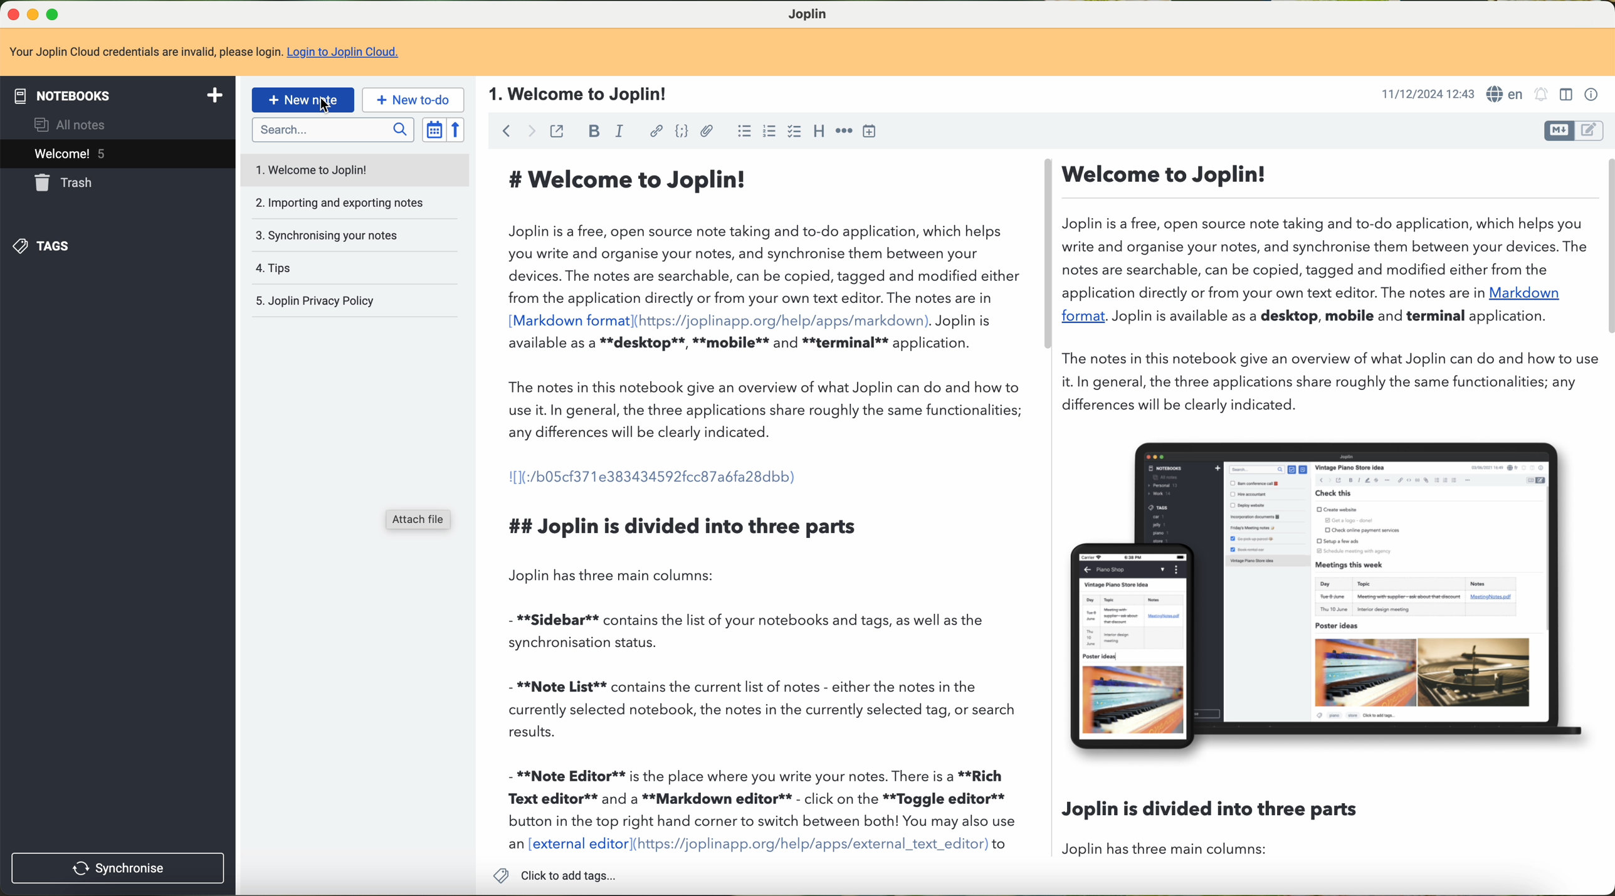  I want to click on note properties, so click(1592, 97).